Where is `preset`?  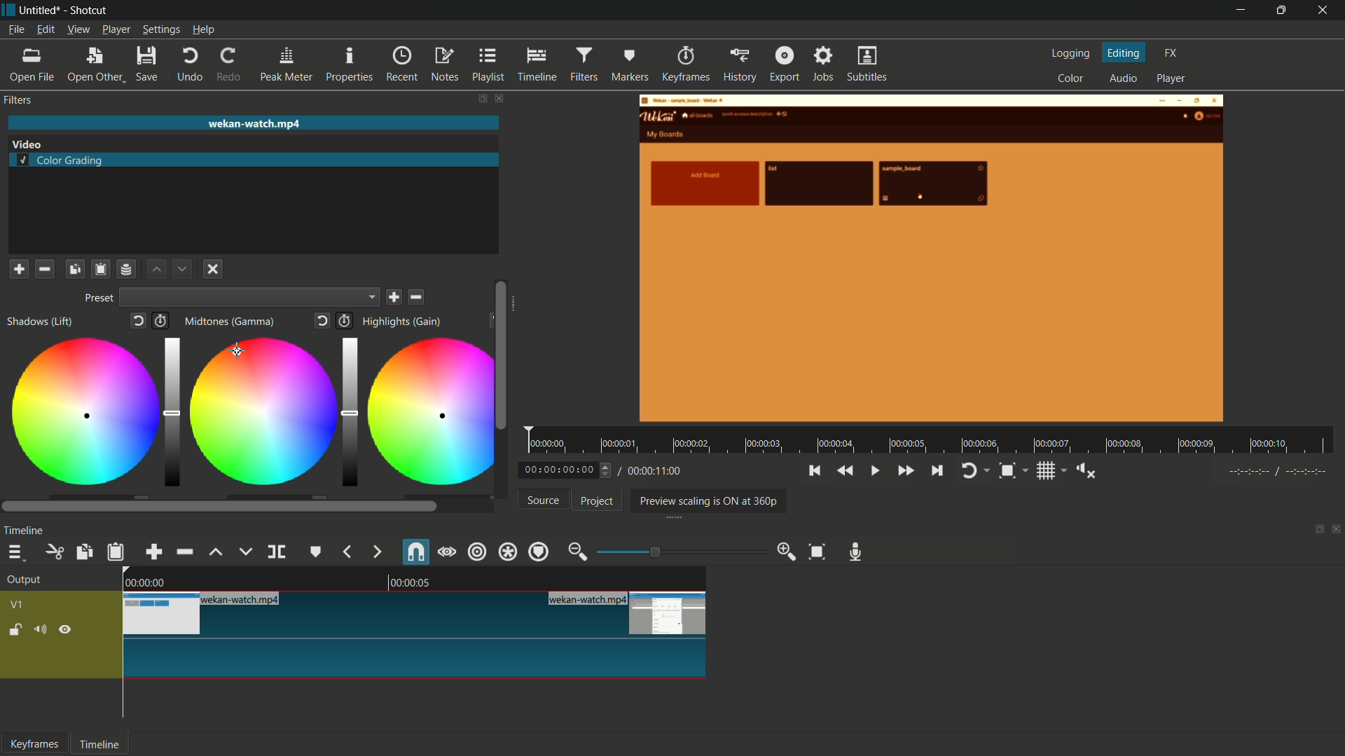 preset is located at coordinates (99, 297).